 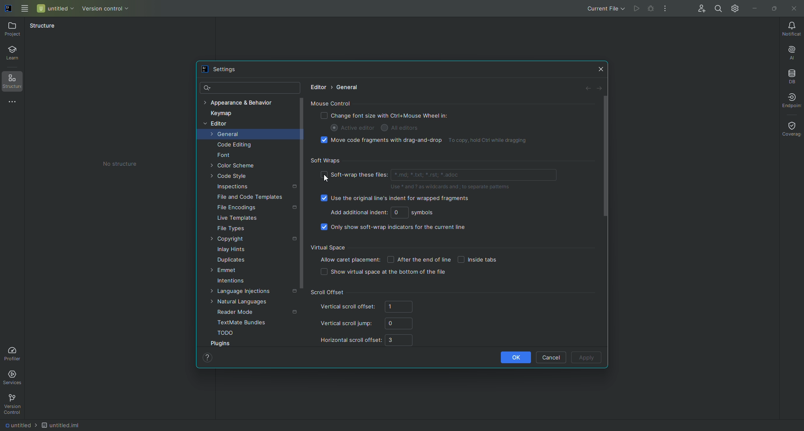 What do you see at coordinates (350, 259) in the screenshot?
I see `Allow caret placement` at bounding box center [350, 259].